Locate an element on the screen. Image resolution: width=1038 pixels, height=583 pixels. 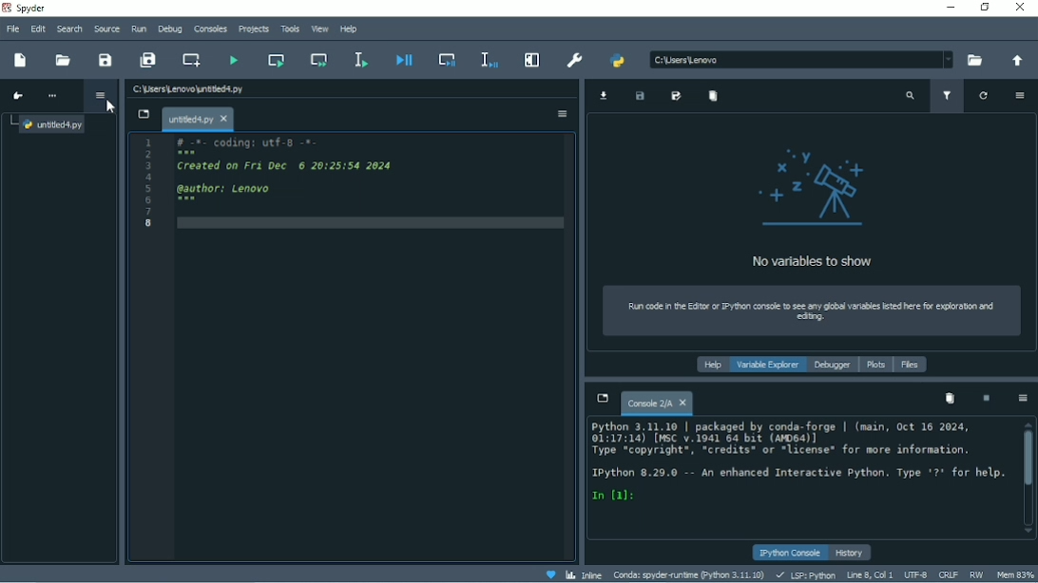
scroll up is located at coordinates (1029, 423).